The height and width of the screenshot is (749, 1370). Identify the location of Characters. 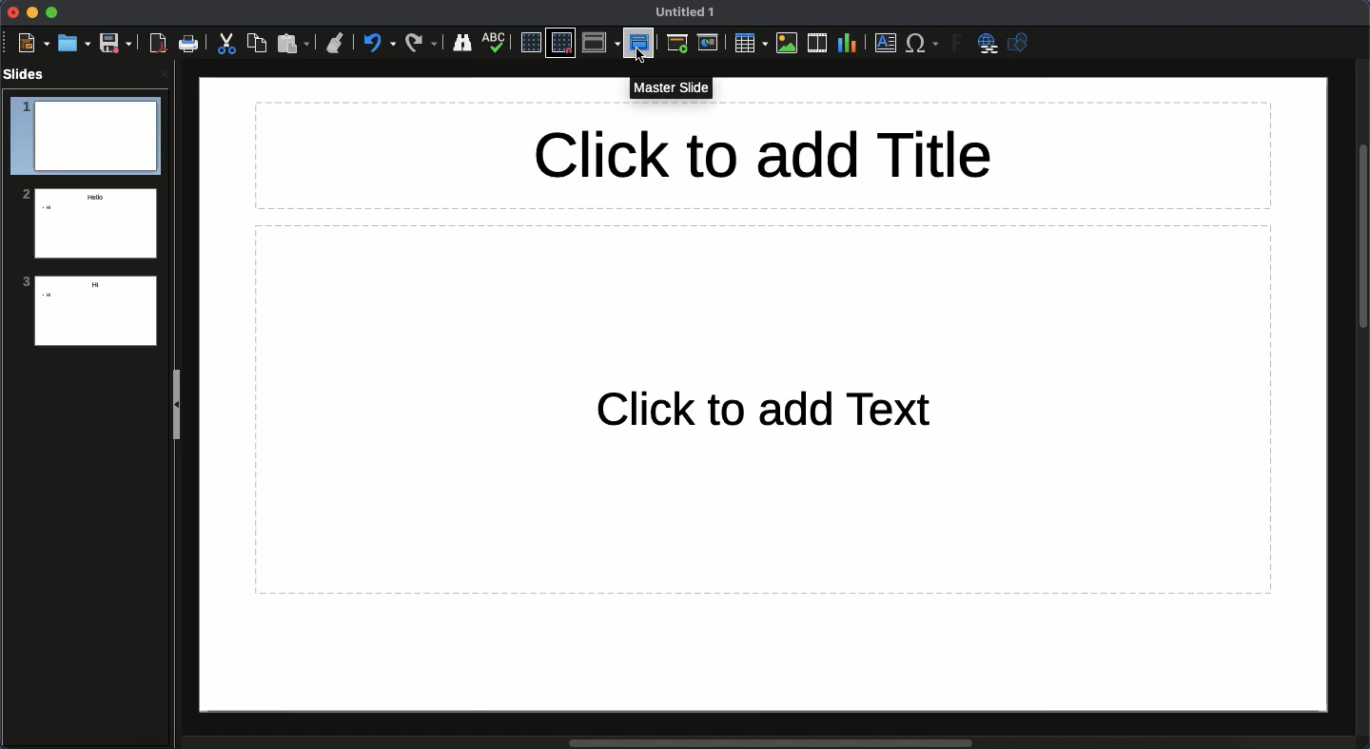
(924, 45).